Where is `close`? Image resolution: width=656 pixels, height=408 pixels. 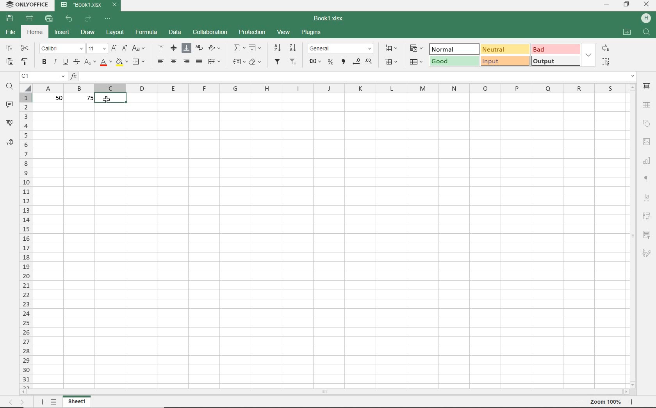
close is located at coordinates (647, 5).